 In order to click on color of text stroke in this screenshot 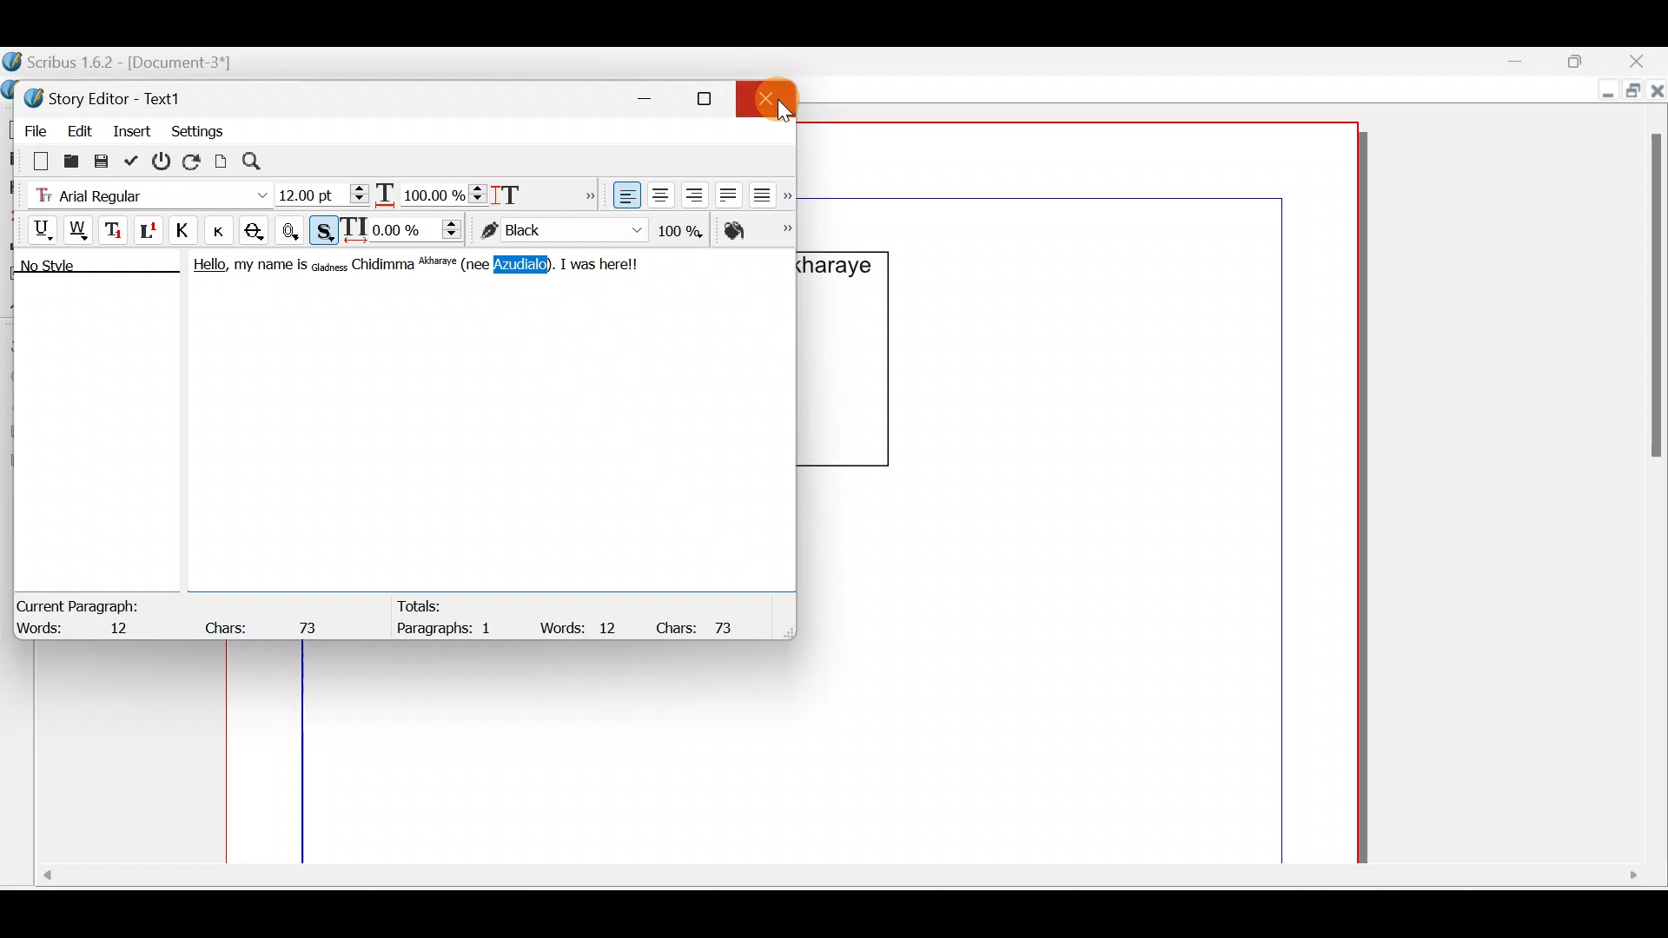, I will do `click(561, 231)`.